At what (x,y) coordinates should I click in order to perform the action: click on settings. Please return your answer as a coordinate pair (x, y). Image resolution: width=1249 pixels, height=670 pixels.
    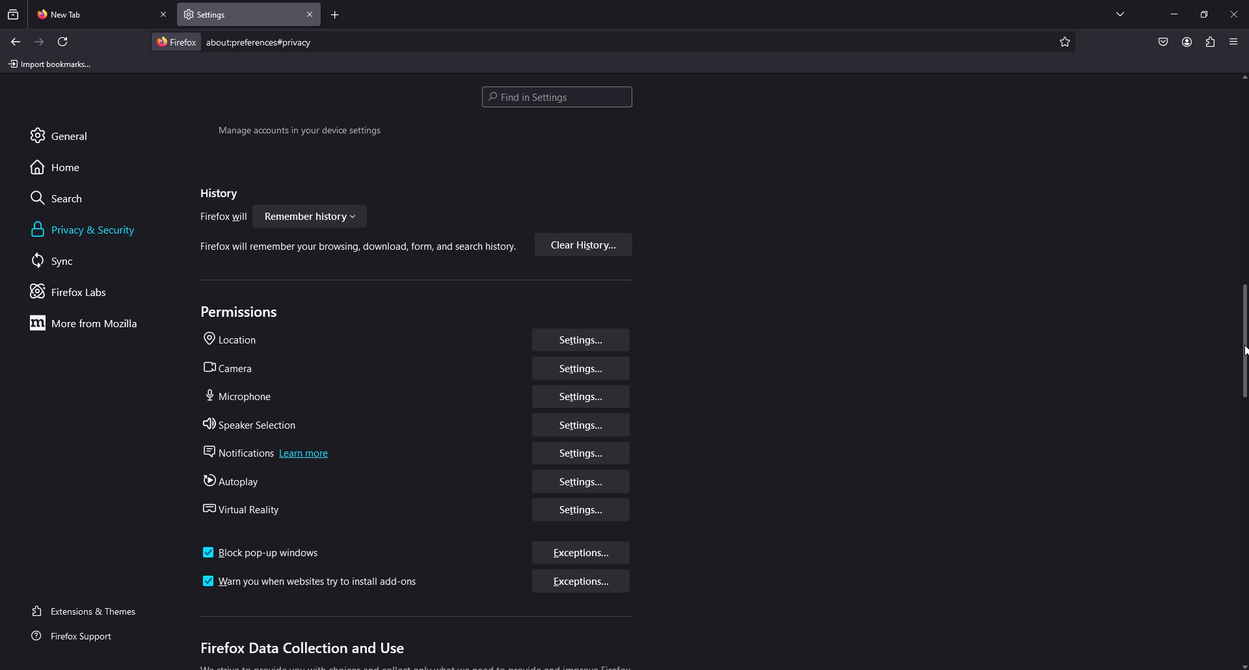
    Looking at the image, I should click on (579, 481).